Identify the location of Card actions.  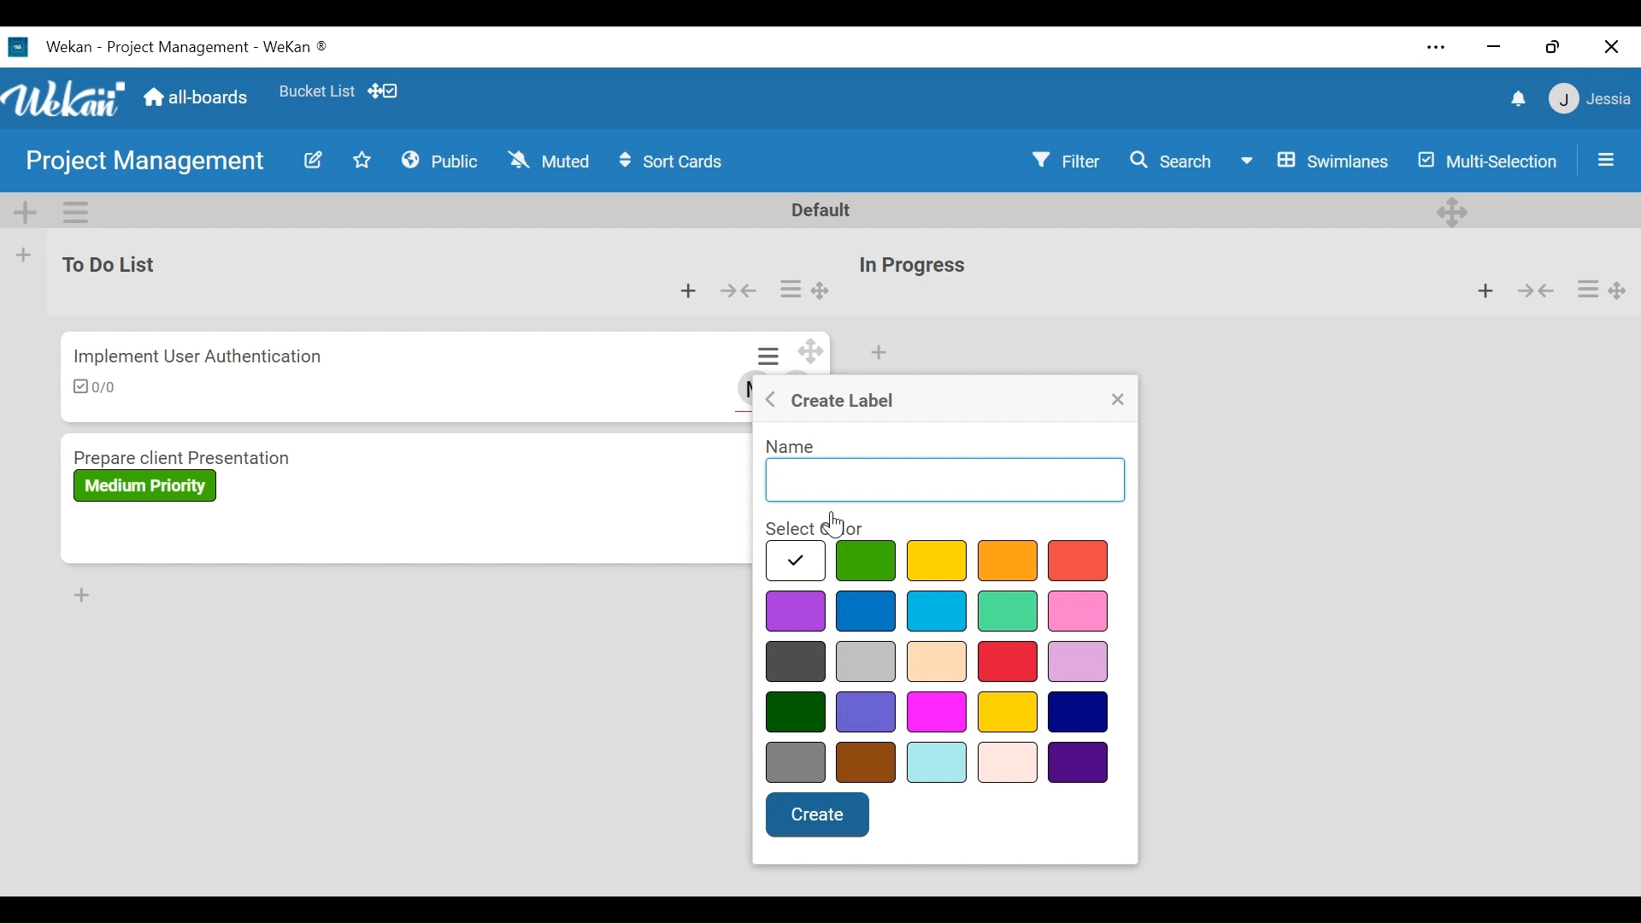
(789, 290).